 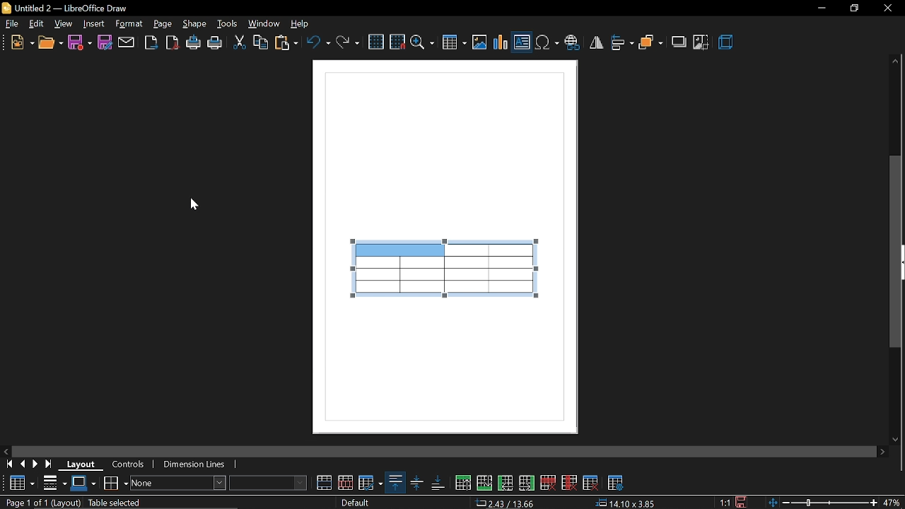 I want to click on merge cells, so click(x=324, y=483).